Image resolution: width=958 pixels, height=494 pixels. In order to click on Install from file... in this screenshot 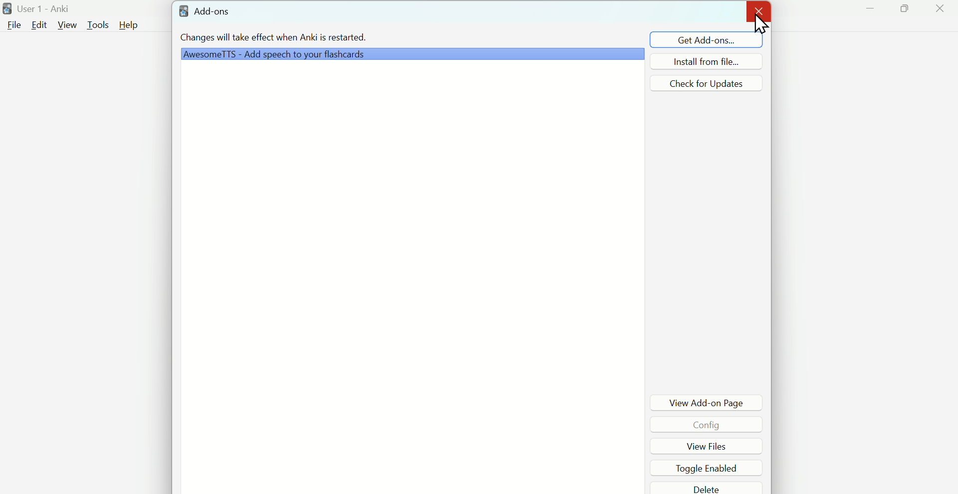, I will do `click(715, 61)`.